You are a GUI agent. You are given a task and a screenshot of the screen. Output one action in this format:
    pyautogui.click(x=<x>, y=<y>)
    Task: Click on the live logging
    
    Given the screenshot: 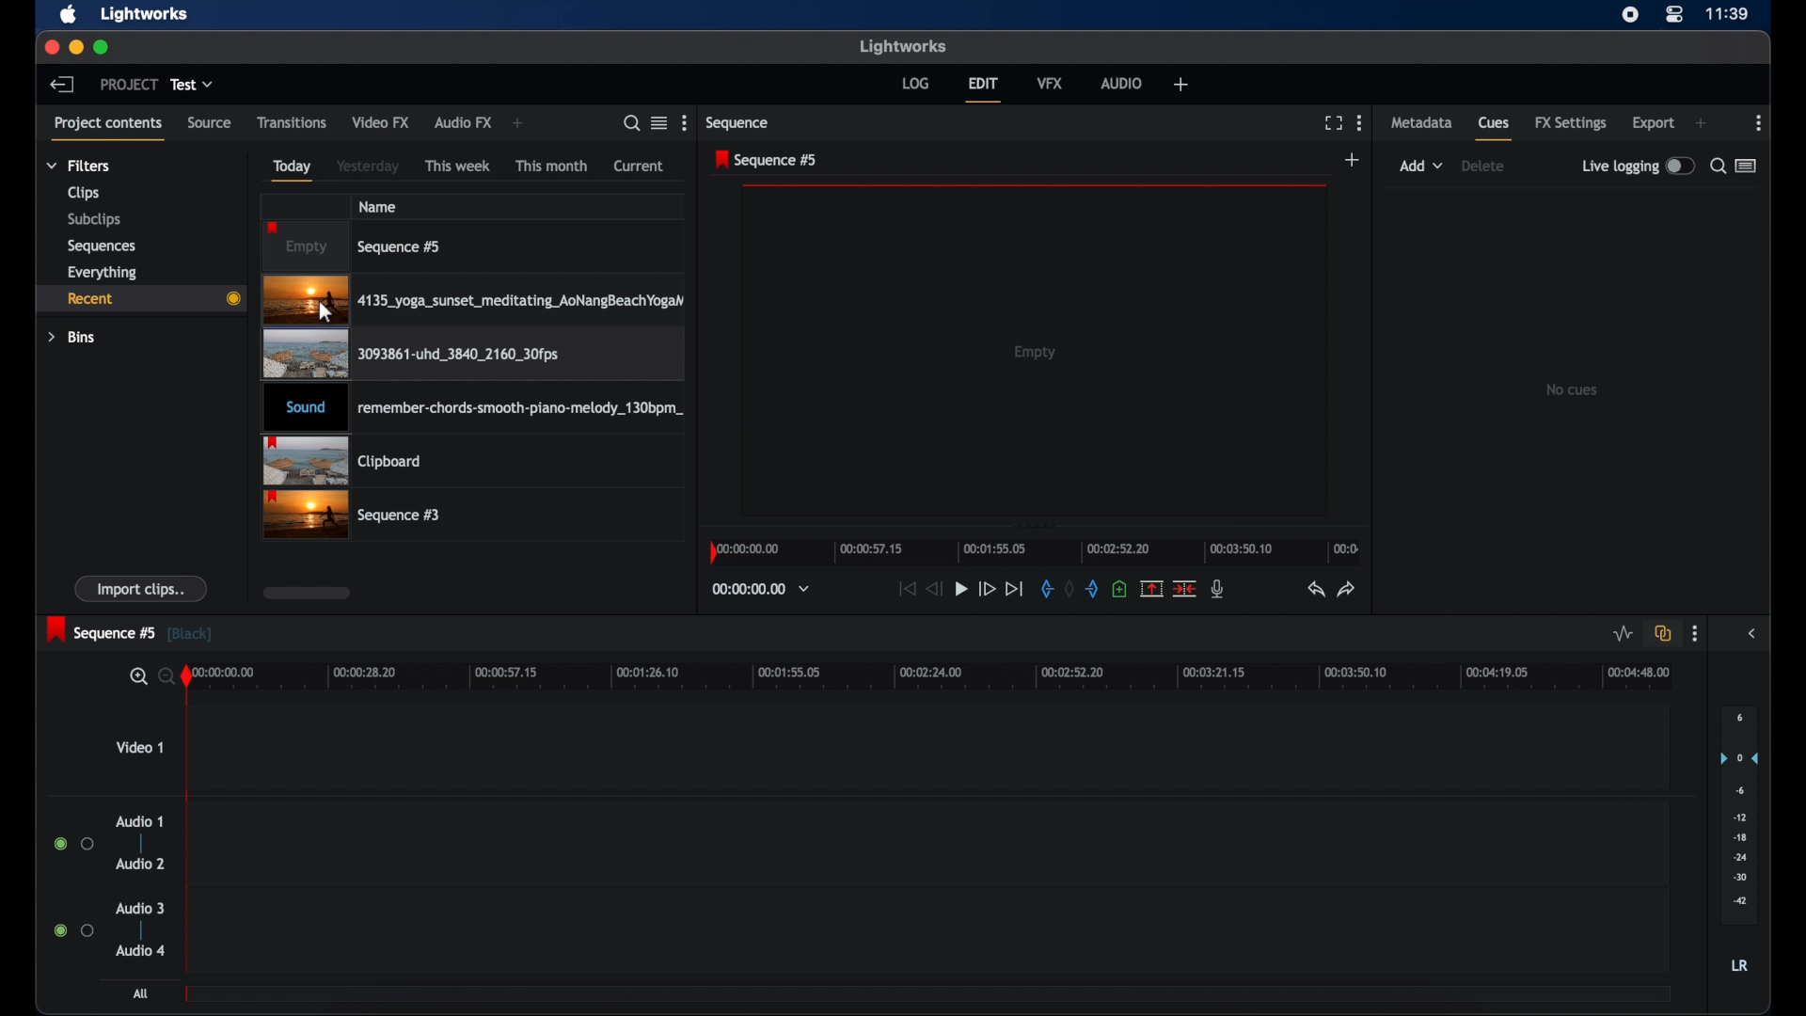 What is the action you would take?
    pyautogui.click(x=1639, y=165)
    